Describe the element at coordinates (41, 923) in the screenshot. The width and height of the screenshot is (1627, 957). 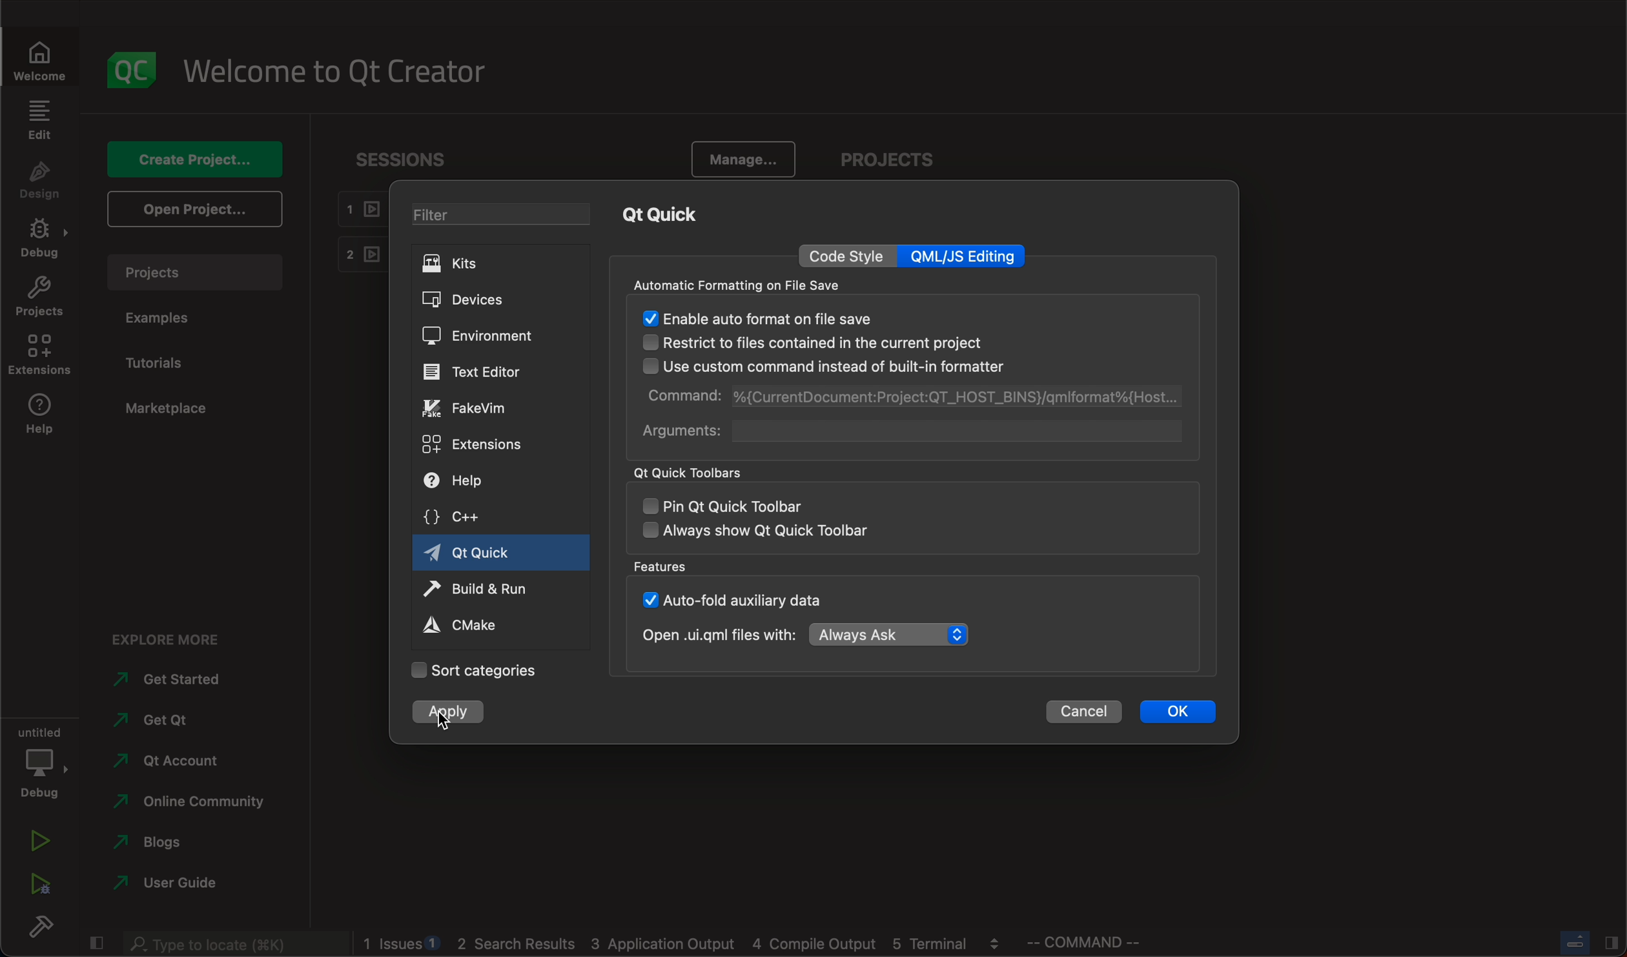
I see `build` at that location.